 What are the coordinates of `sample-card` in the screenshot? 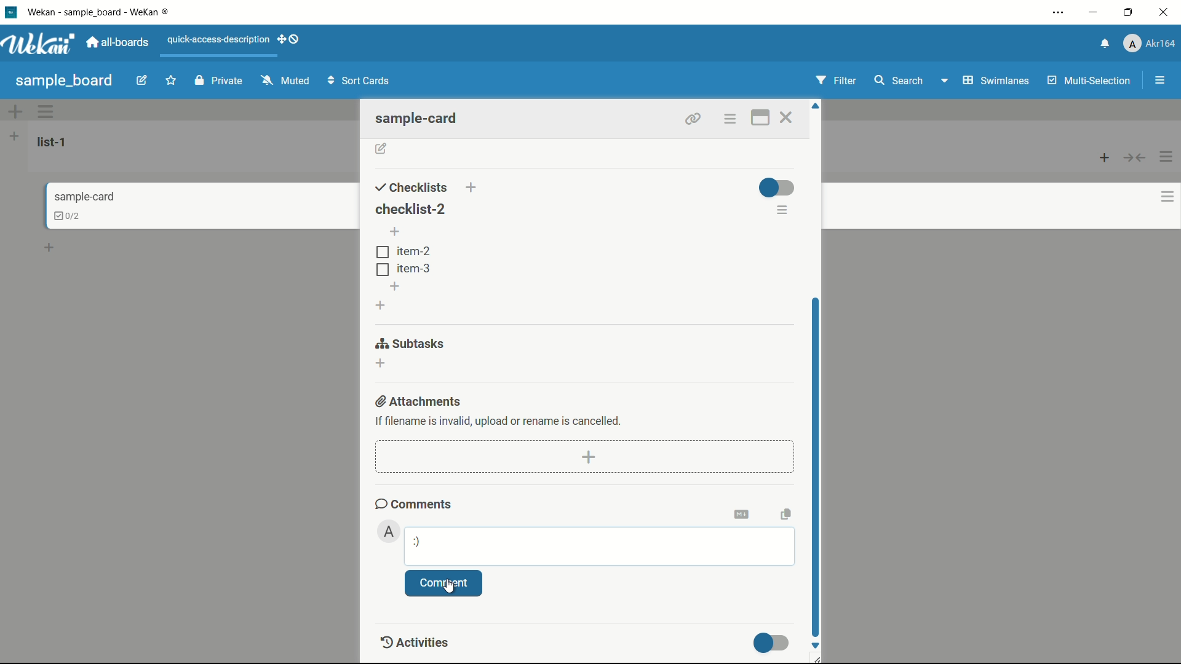 It's located at (423, 118).